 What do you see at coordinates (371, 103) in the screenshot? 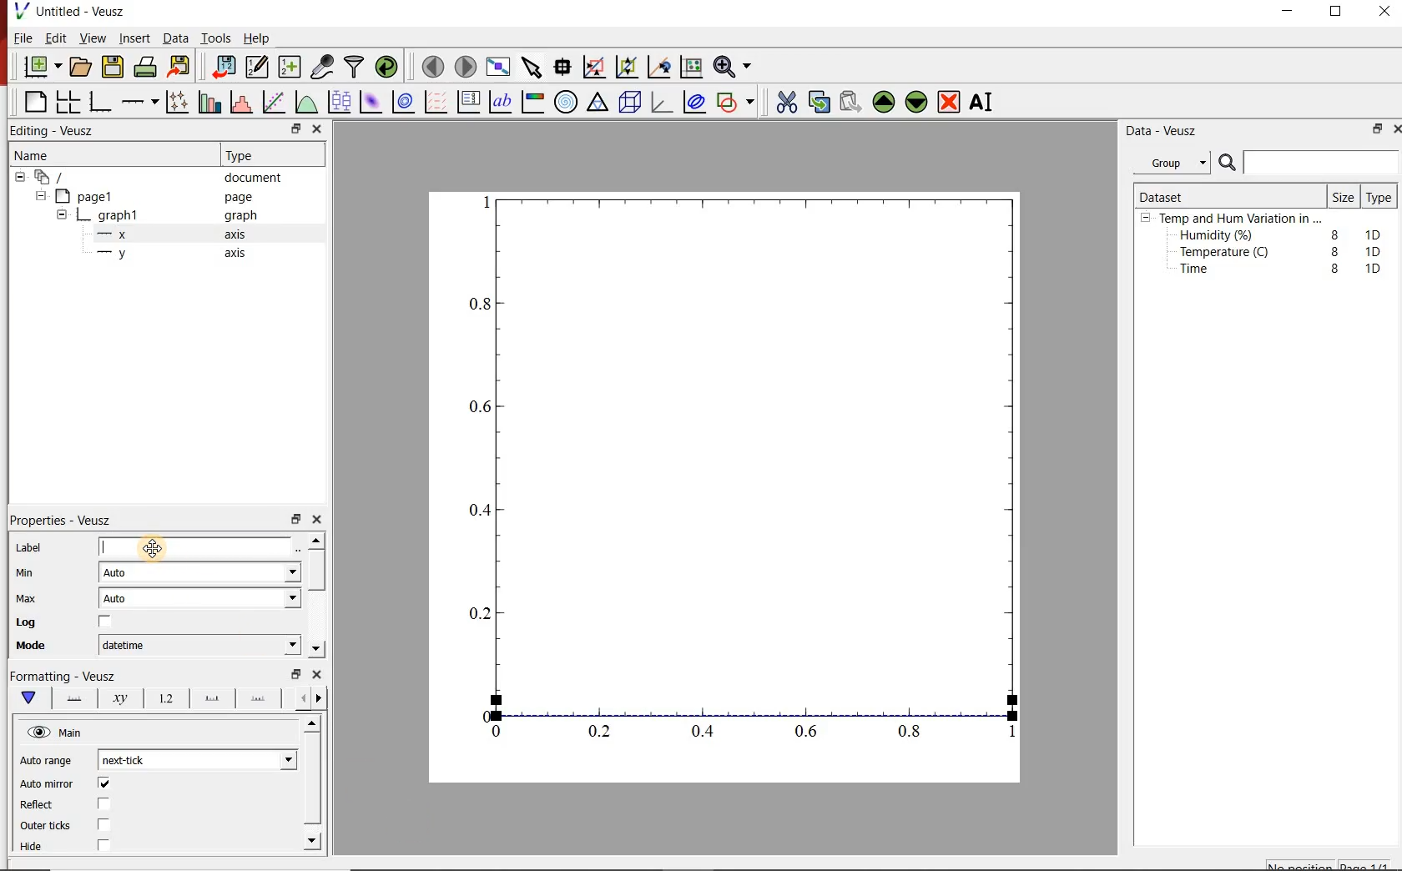
I see `plot a 2d dataset as an image` at bounding box center [371, 103].